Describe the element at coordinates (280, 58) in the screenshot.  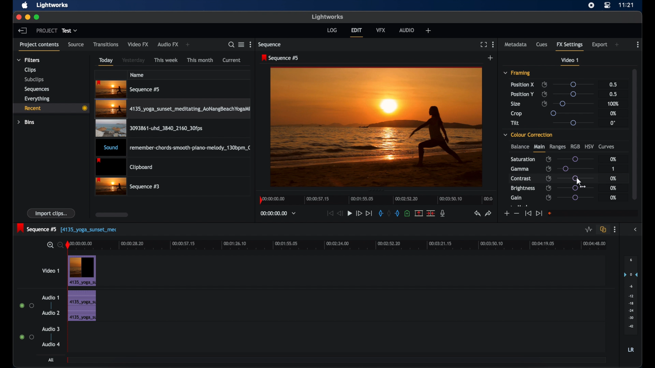
I see `sequence` at that location.